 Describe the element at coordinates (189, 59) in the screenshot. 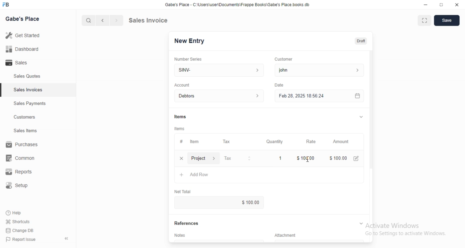

I see `‘Number Series.` at that location.